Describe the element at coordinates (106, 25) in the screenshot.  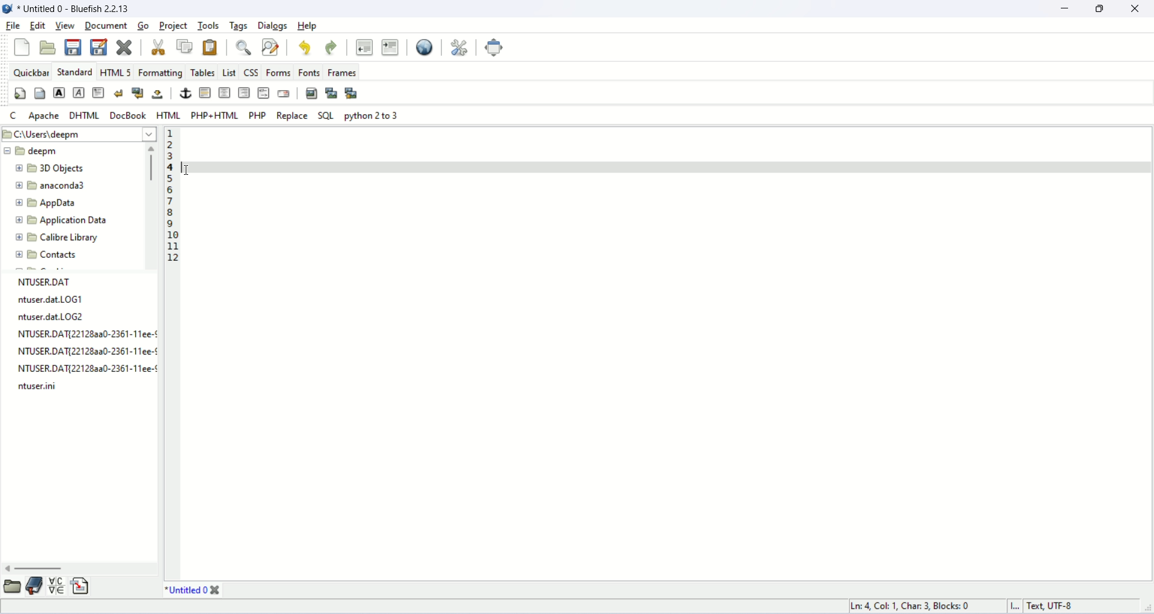
I see `document` at that location.